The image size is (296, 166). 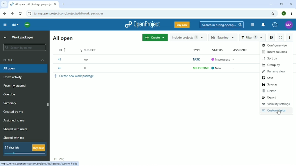 I want to click on Baseline, so click(x=222, y=37).